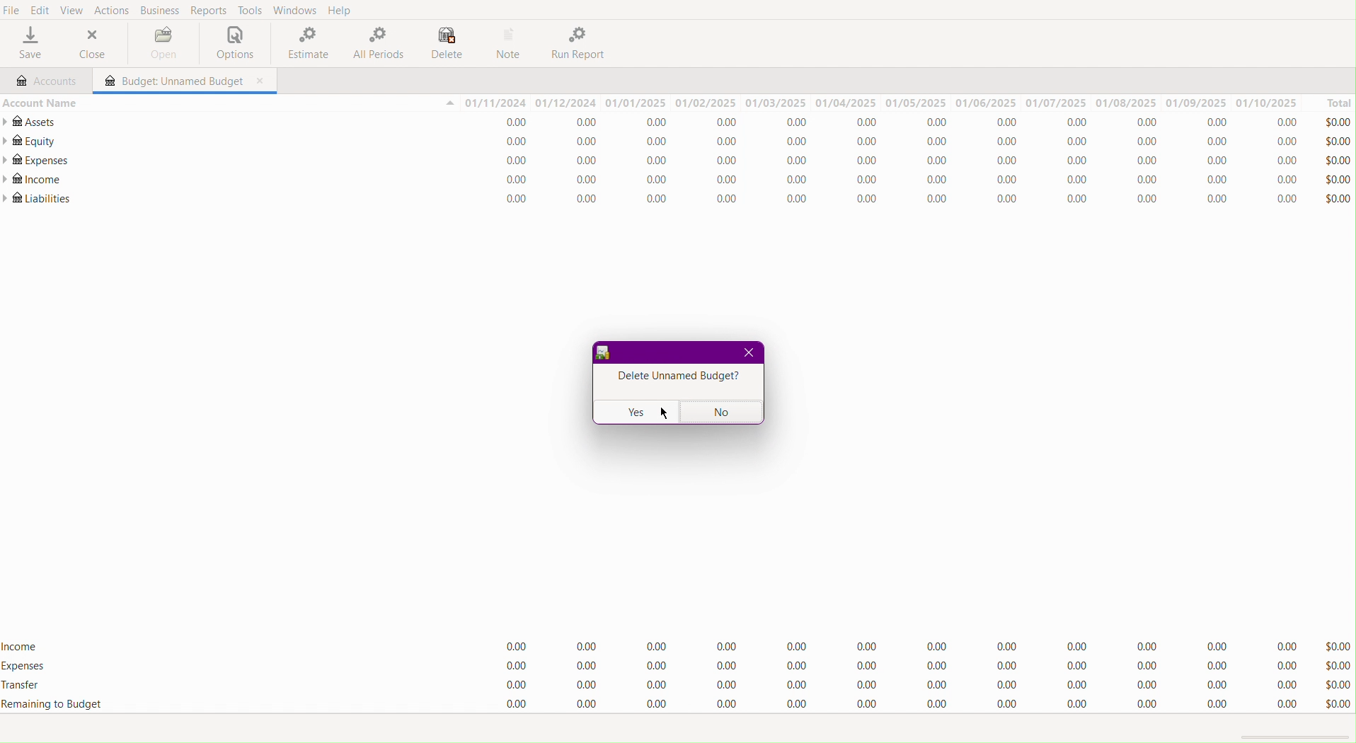 The width and height of the screenshot is (1356, 743). What do you see at coordinates (904, 667) in the screenshot?
I see `Expenses` at bounding box center [904, 667].